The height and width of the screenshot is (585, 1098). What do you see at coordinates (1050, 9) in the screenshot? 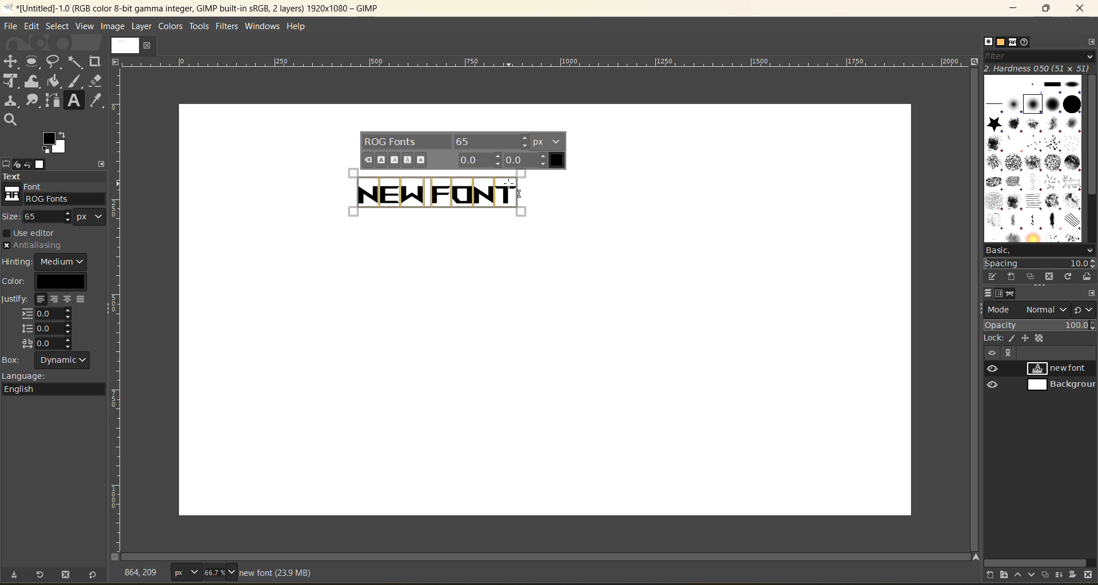
I see `maximize` at bounding box center [1050, 9].